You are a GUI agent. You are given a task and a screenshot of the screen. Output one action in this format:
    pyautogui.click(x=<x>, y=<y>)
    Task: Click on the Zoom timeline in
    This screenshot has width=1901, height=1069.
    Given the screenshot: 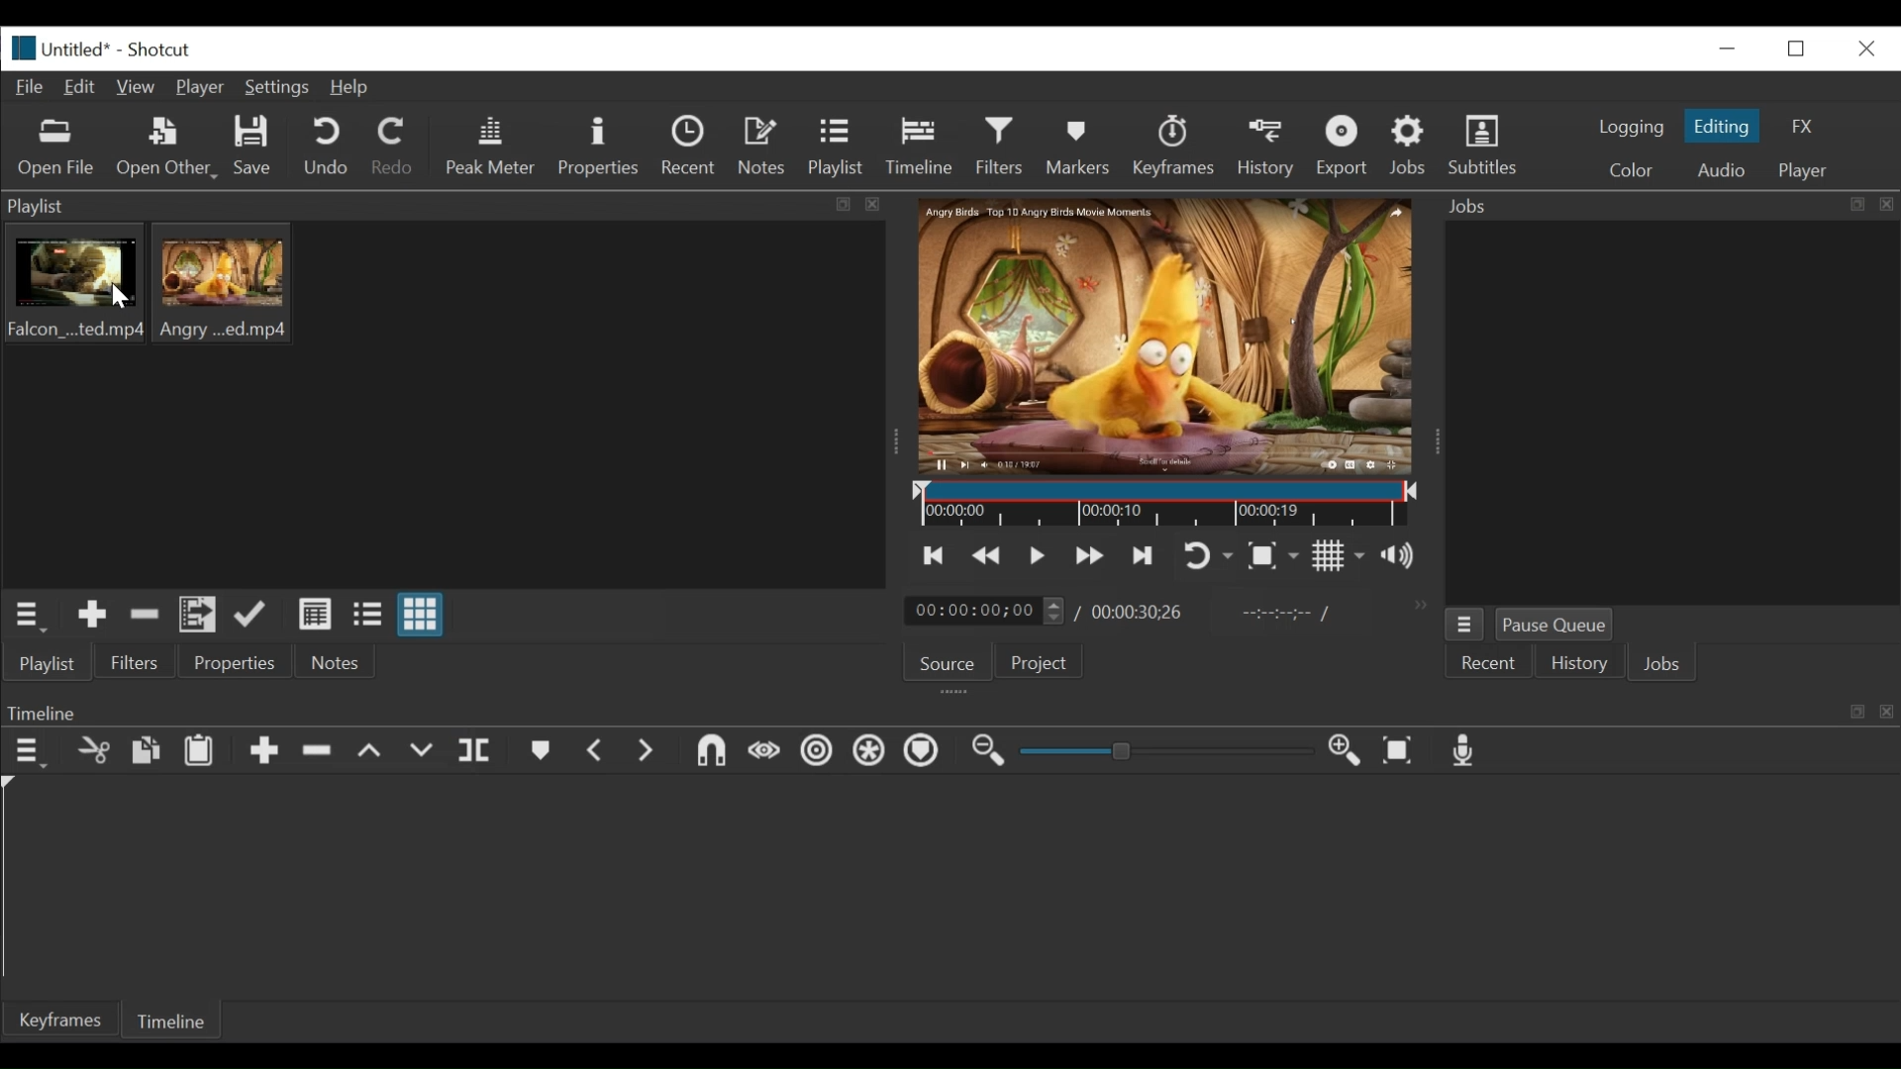 What is the action you would take?
    pyautogui.click(x=985, y=753)
    